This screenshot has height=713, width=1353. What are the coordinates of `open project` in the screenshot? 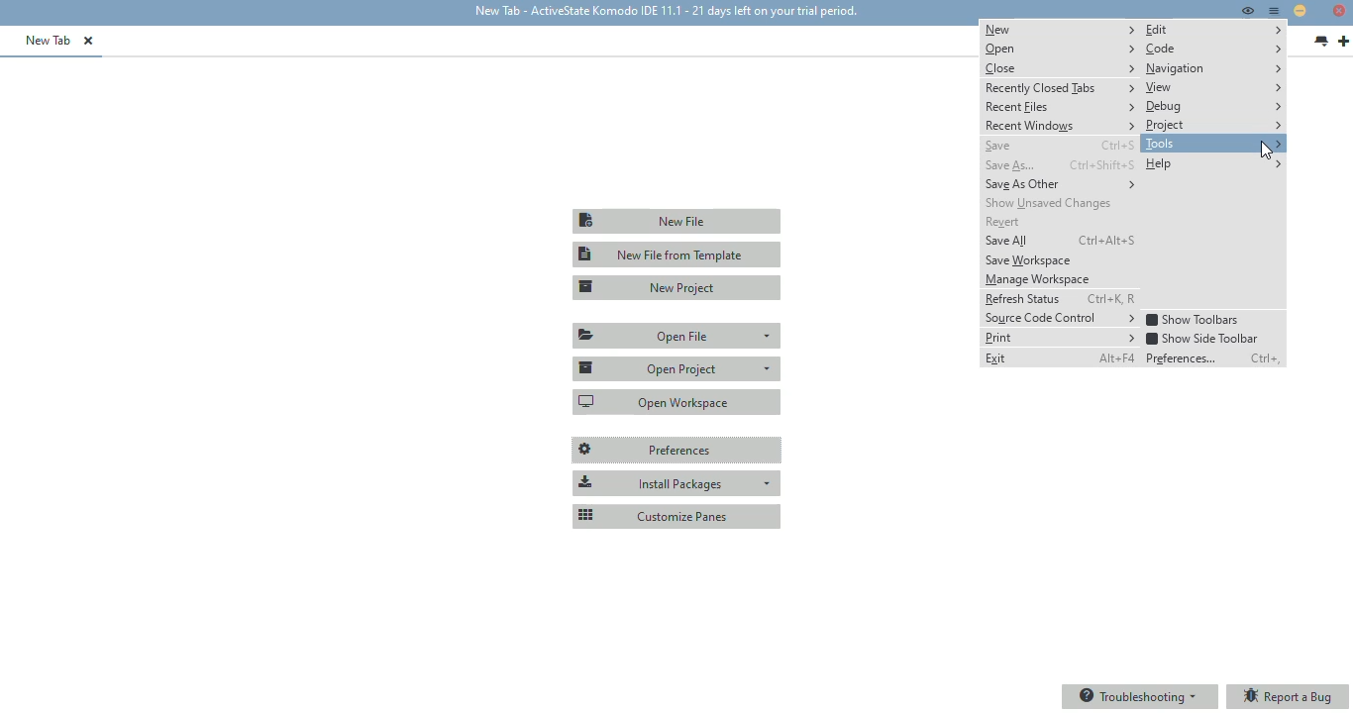 It's located at (676, 367).